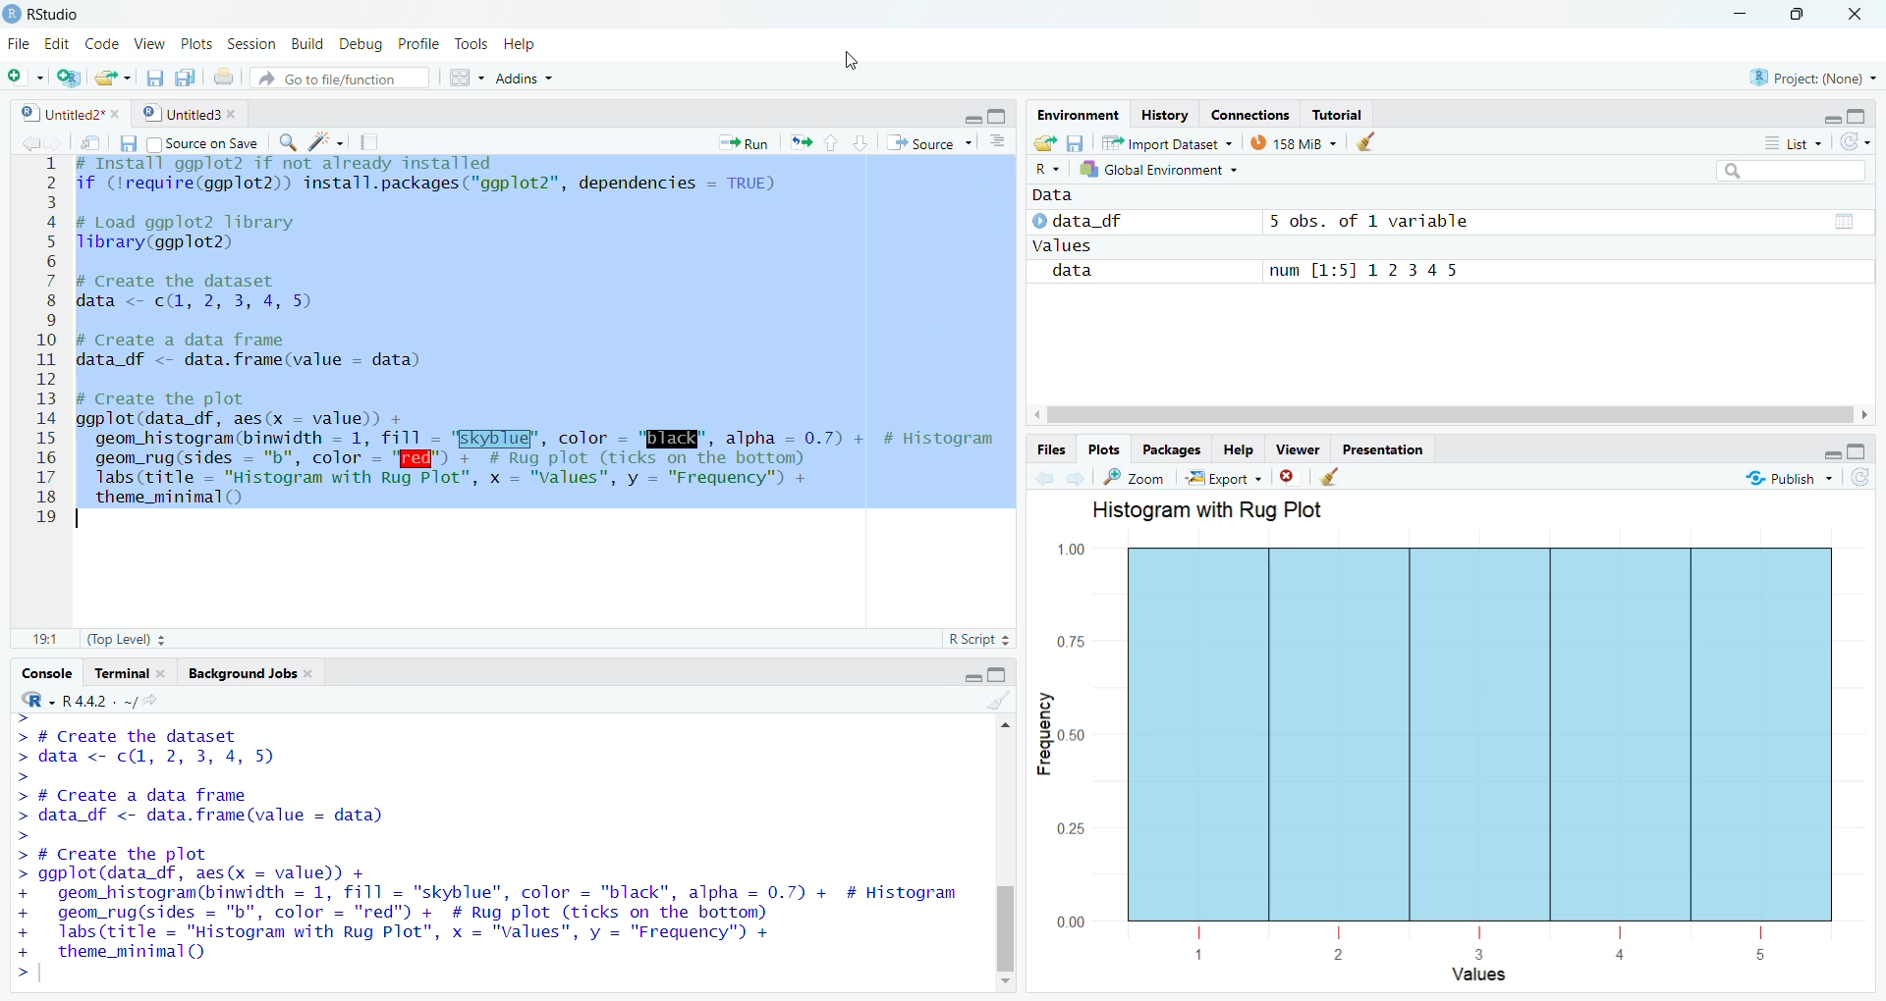 The height and width of the screenshot is (1001, 1886). I want to click on ~ Addins ~, so click(541, 76).